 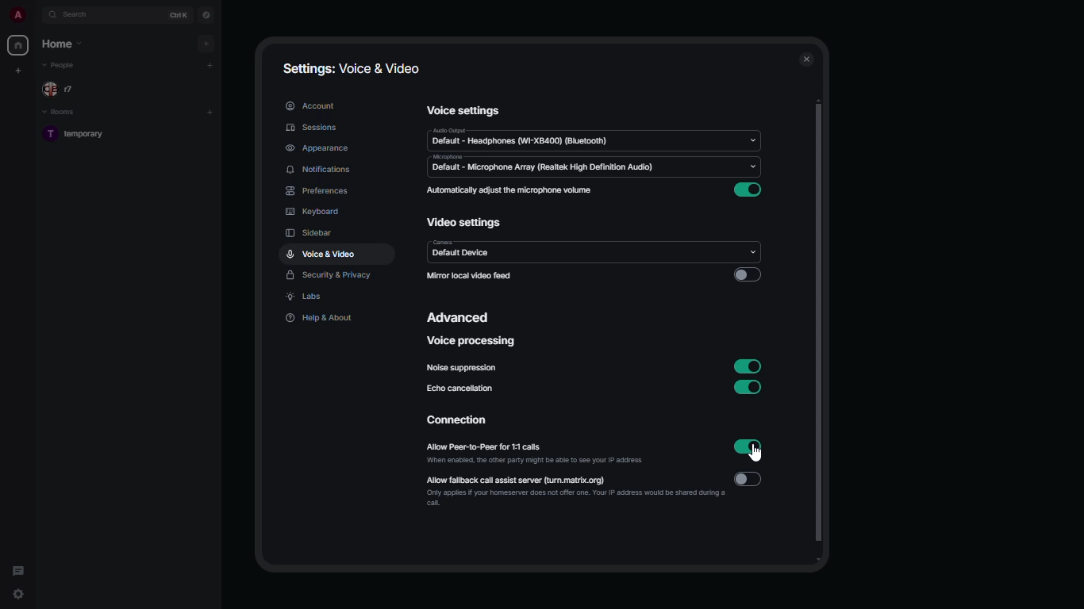 I want to click on home, so click(x=19, y=44).